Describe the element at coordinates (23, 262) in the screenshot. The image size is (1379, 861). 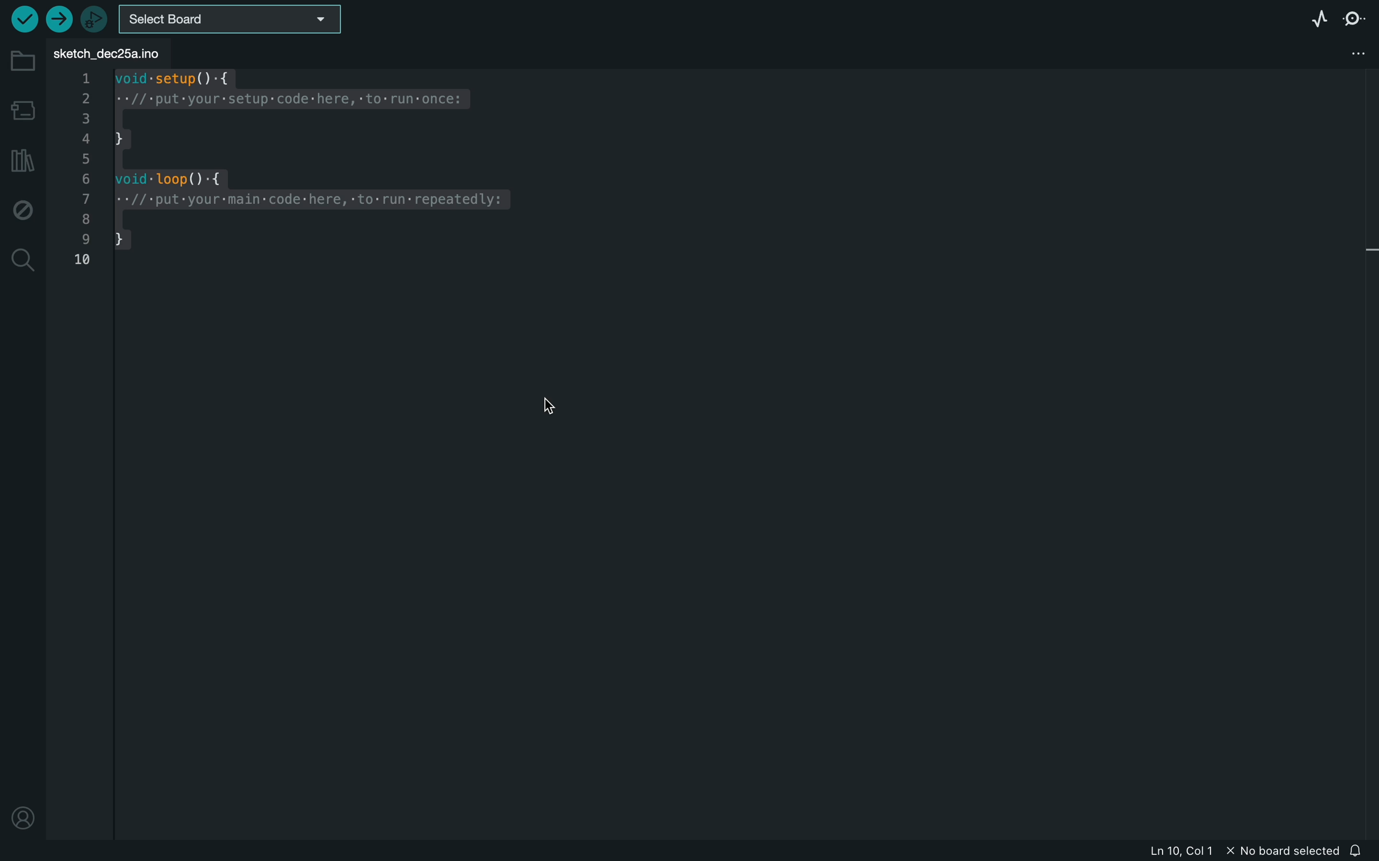
I see `search` at that location.